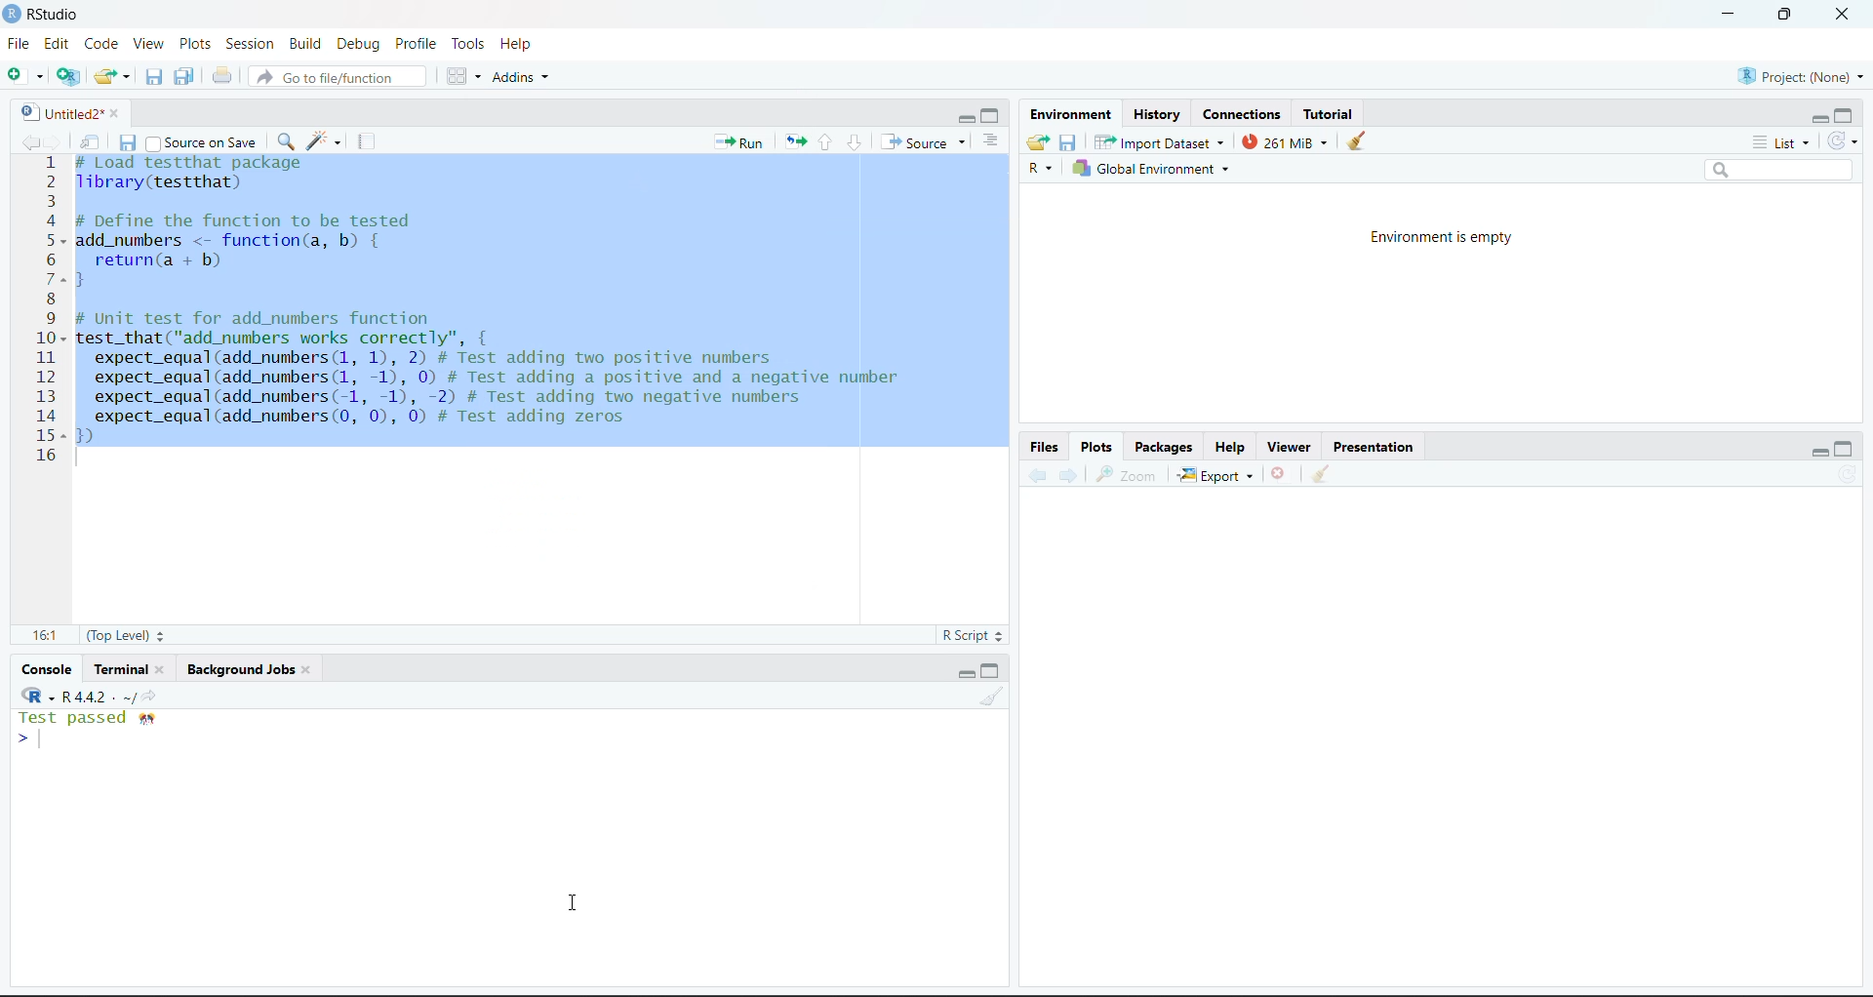 This screenshot has width=1873, height=997. I want to click on R, so click(1037, 168).